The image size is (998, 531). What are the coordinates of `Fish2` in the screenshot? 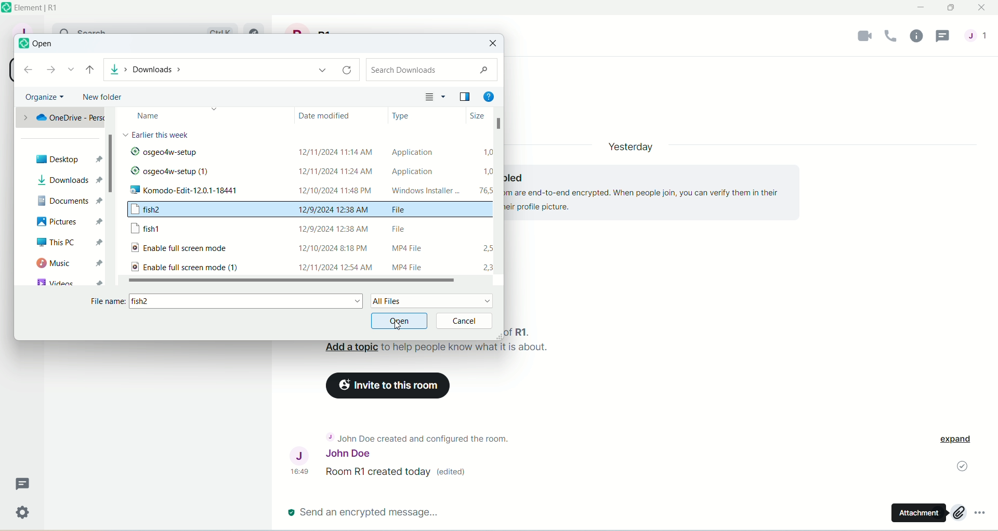 It's located at (165, 211).